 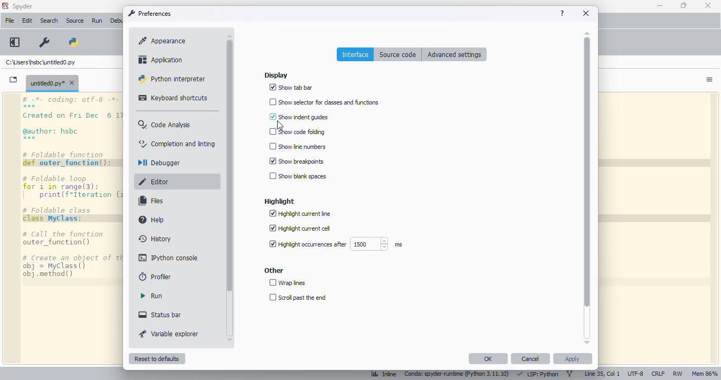 I want to click on show tab bar, so click(x=291, y=88).